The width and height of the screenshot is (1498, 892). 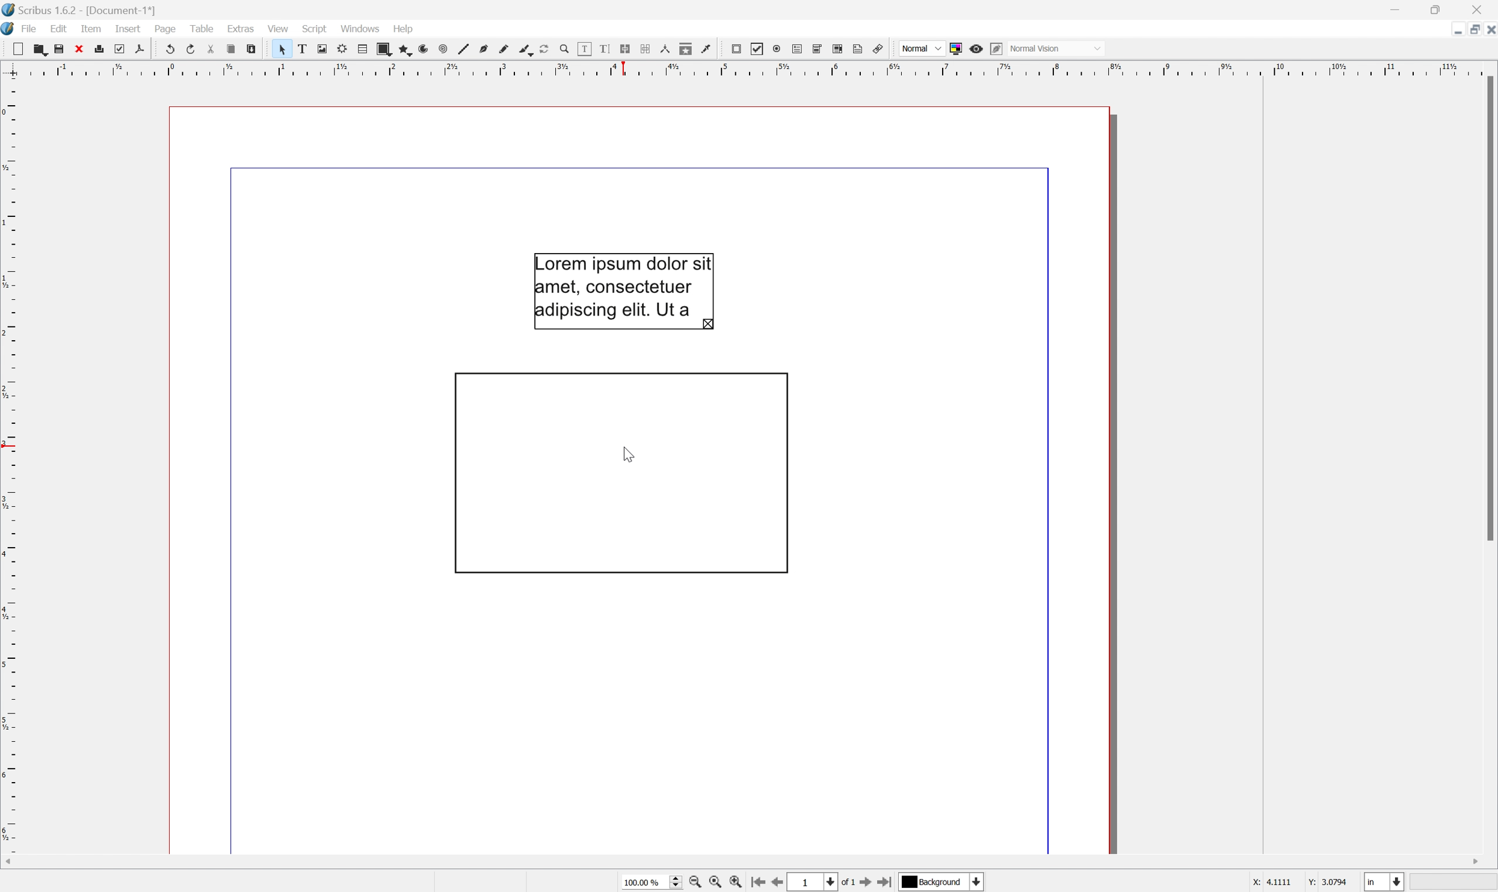 What do you see at coordinates (760, 884) in the screenshot?
I see `Go to the first page` at bounding box center [760, 884].